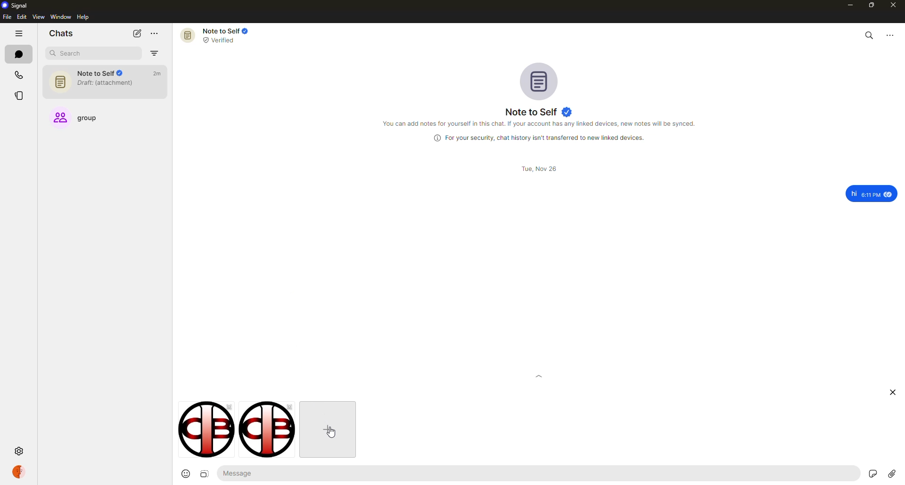 The width and height of the screenshot is (905, 485). I want to click on info, so click(542, 124).